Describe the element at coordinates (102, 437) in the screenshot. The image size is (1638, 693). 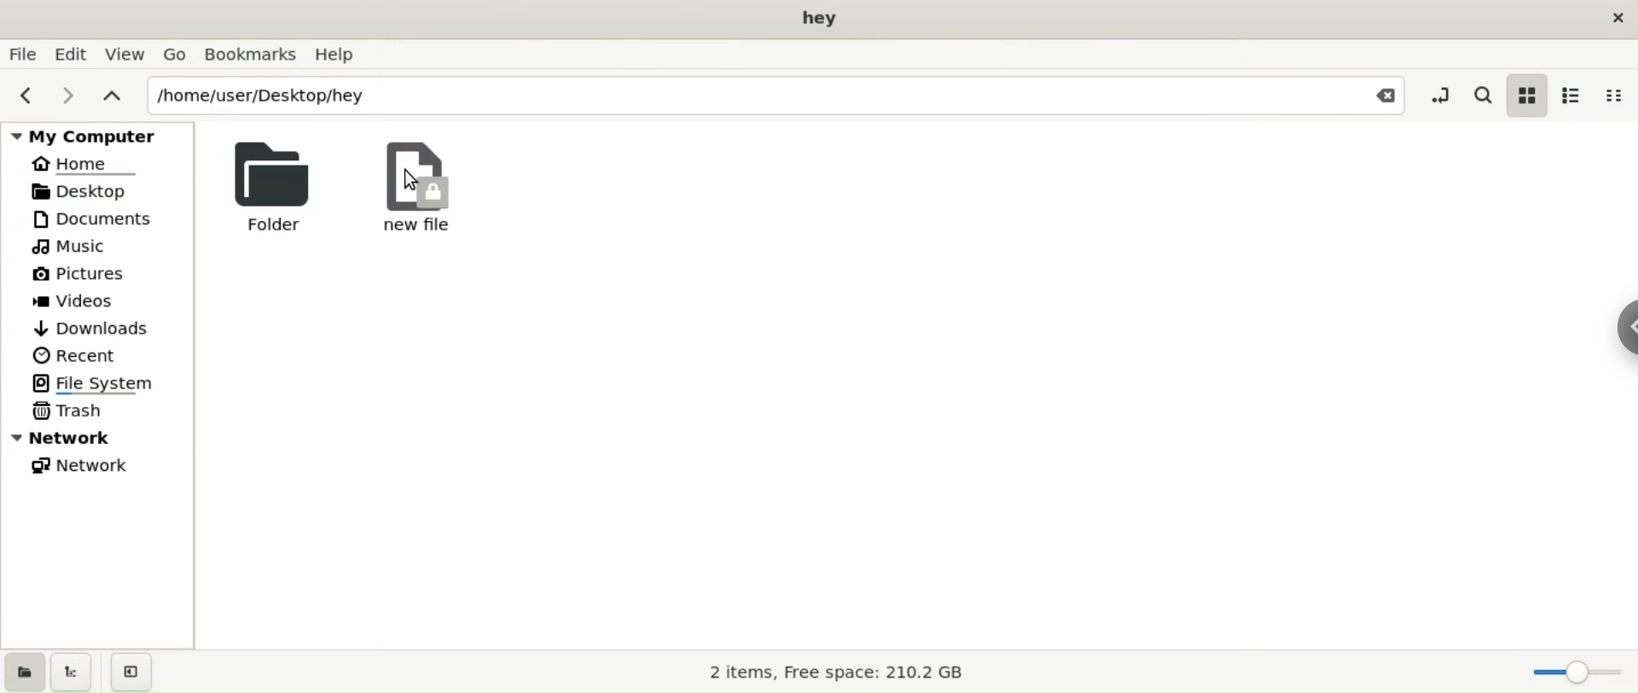
I see `Network` at that location.